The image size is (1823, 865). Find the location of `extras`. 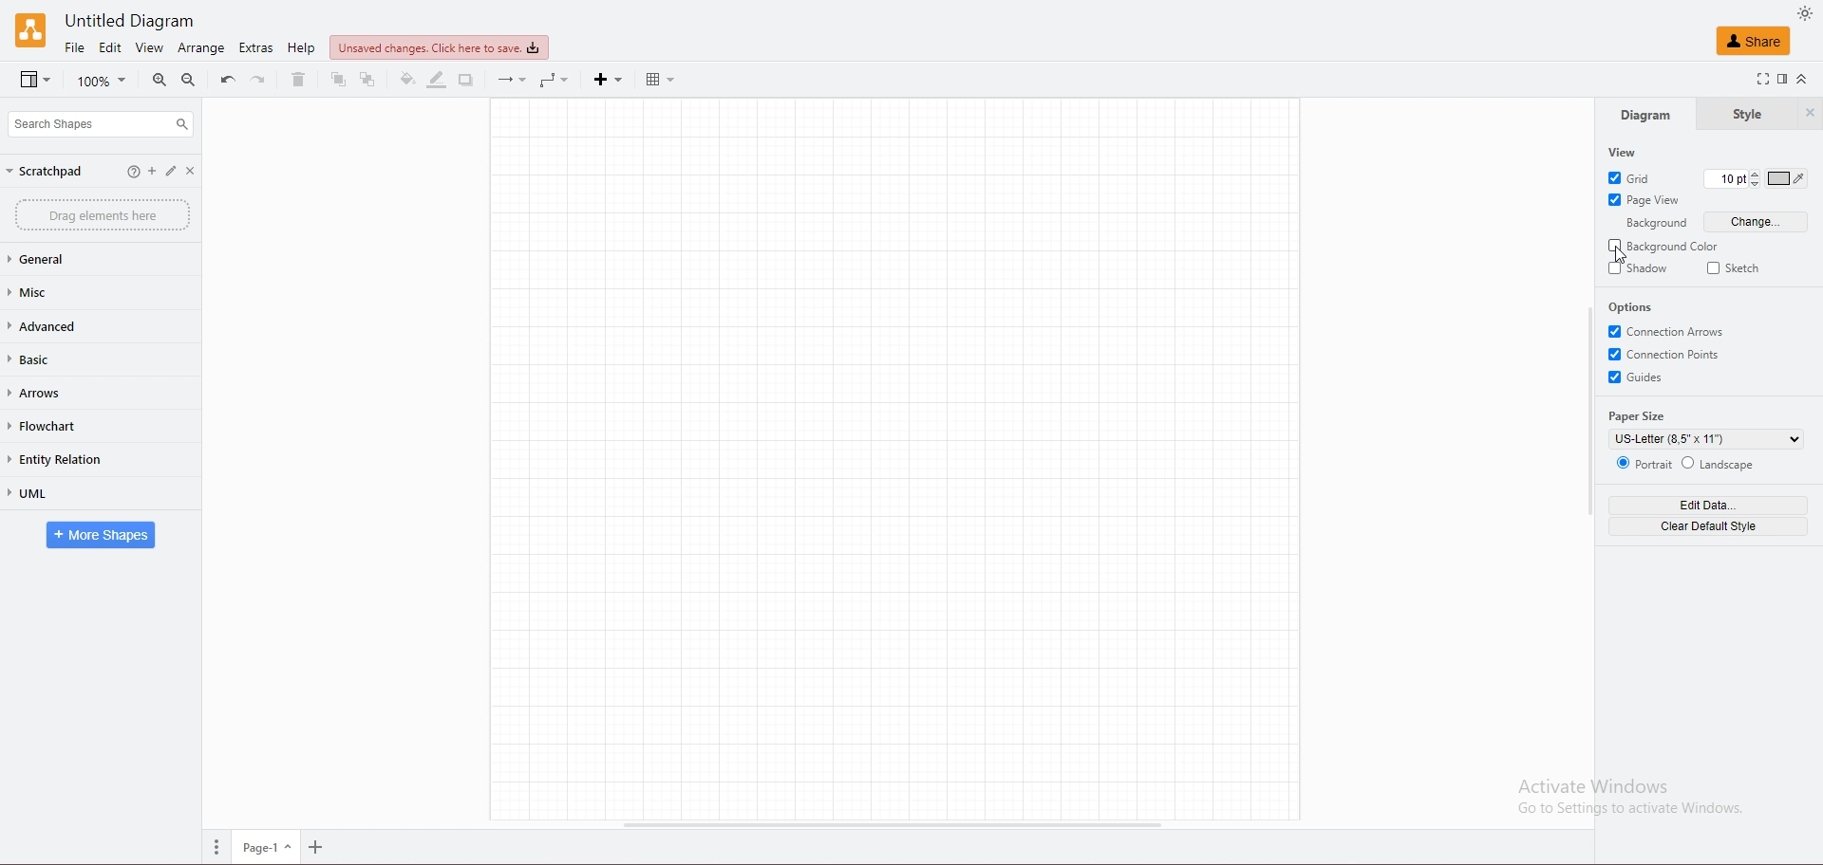

extras is located at coordinates (257, 47).